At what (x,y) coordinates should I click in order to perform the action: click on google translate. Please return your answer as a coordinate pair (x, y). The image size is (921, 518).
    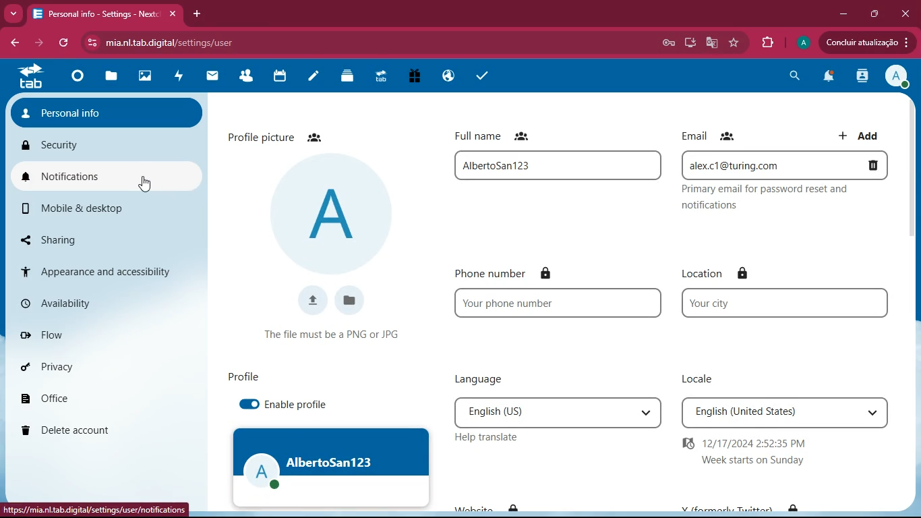
    Looking at the image, I should click on (711, 45).